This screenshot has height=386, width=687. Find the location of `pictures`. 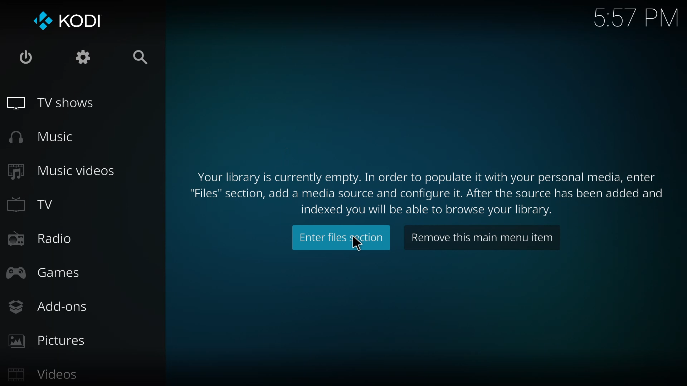

pictures is located at coordinates (49, 340).